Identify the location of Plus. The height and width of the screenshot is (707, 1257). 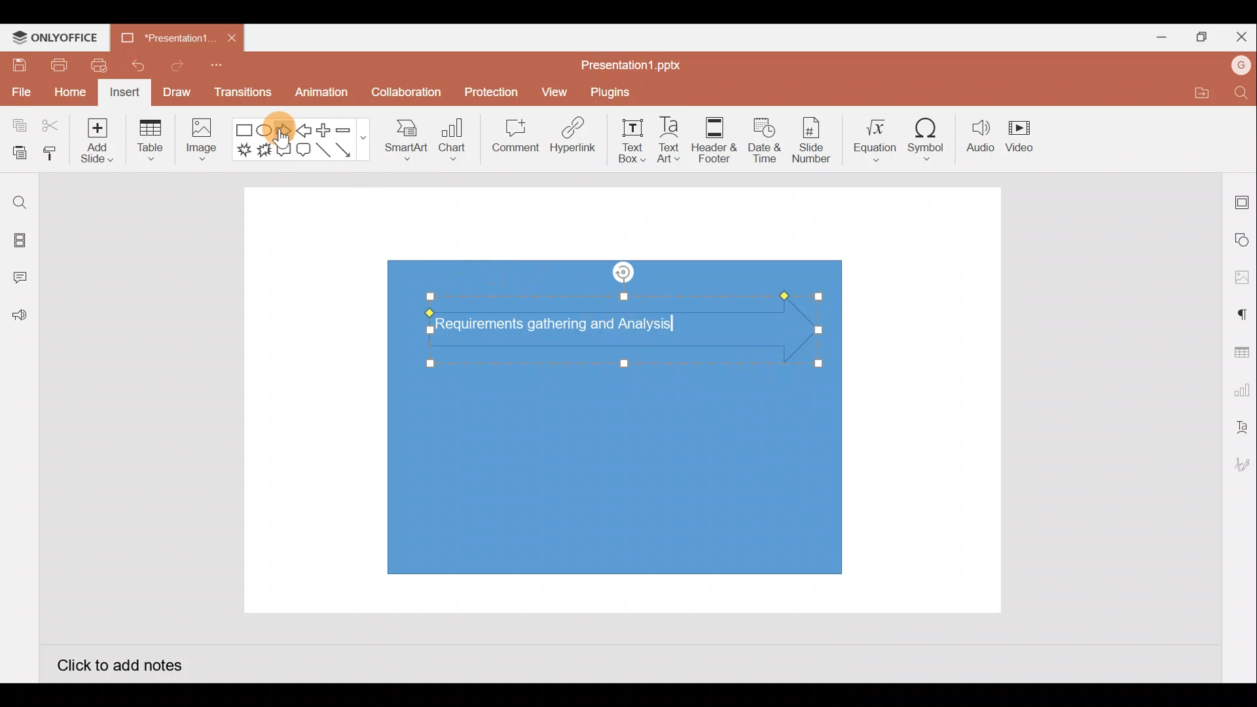
(327, 130).